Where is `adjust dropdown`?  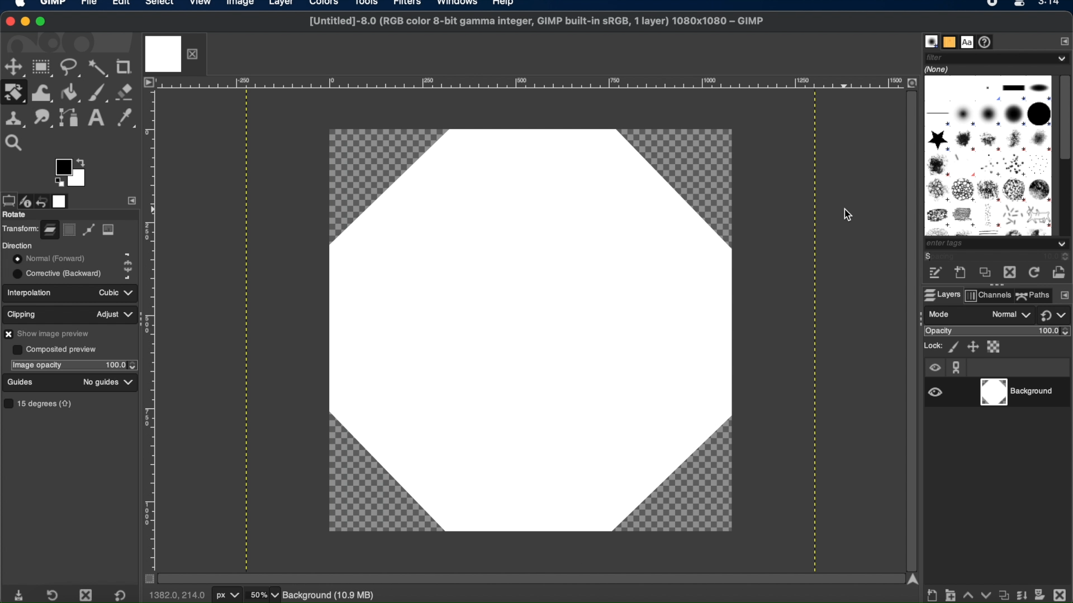
adjust dropdown is located at coordinates (115, 314).